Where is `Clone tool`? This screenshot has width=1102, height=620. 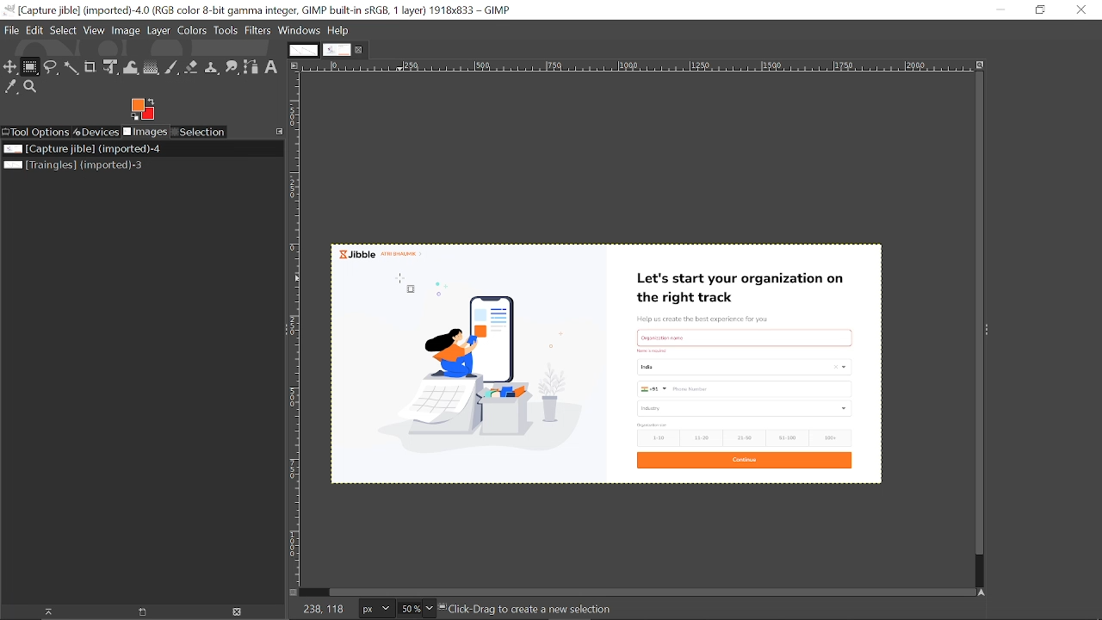
Clone tool is located at coordinates (210, 67).